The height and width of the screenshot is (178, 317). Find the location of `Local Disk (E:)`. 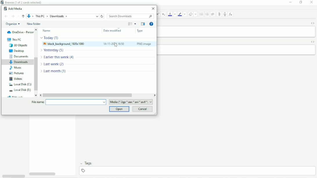

Local Disk (E:) is located at coordinates (19, 90).